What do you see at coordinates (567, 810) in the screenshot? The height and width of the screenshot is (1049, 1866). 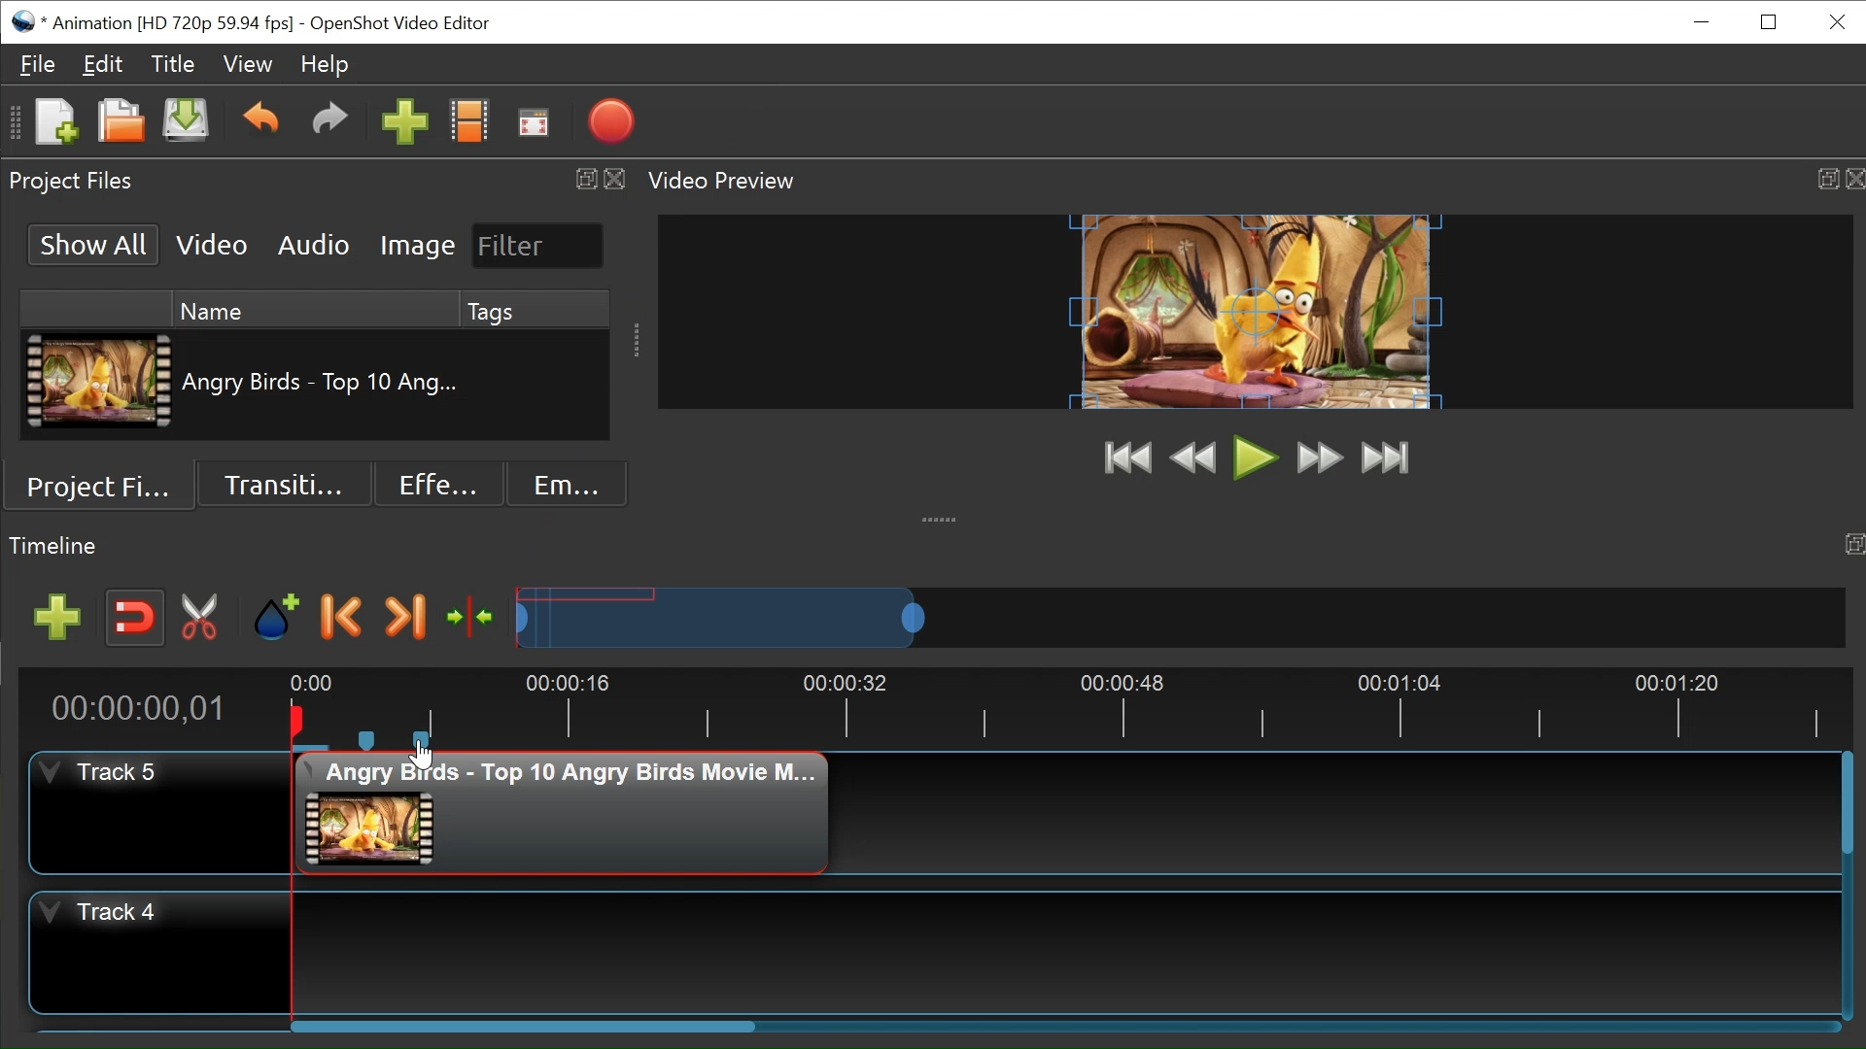 I see `Clip` at bounding box center [567, 810].